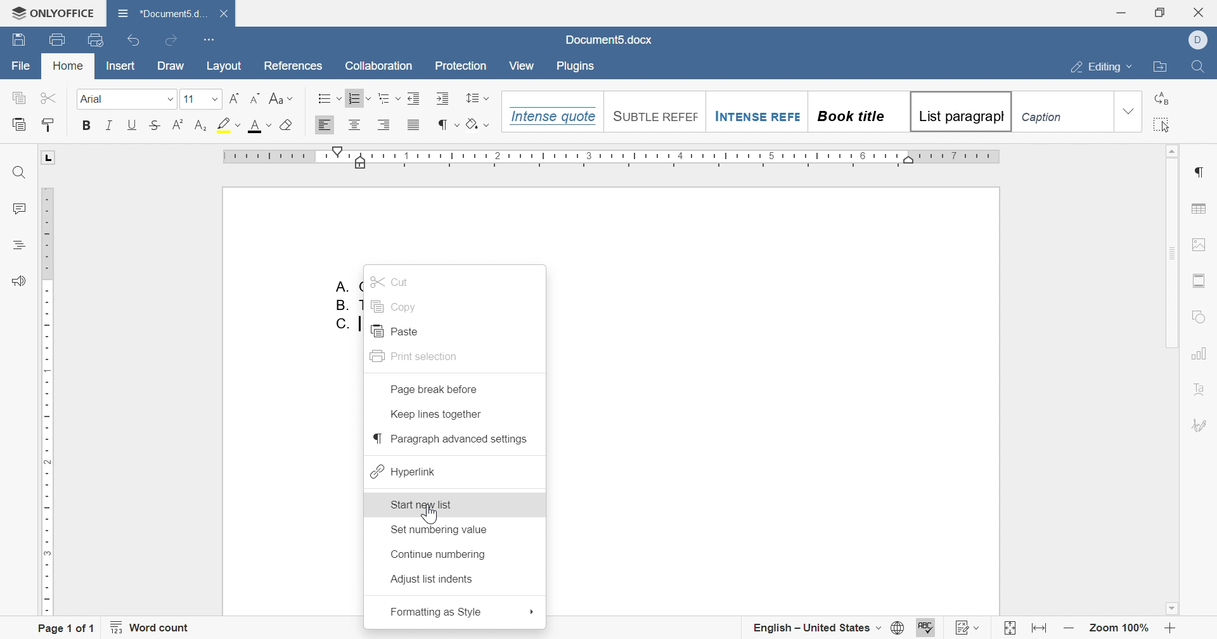  Describe the element at coordinates (49, 401) in the screenshot. I see `ruler` at that location.